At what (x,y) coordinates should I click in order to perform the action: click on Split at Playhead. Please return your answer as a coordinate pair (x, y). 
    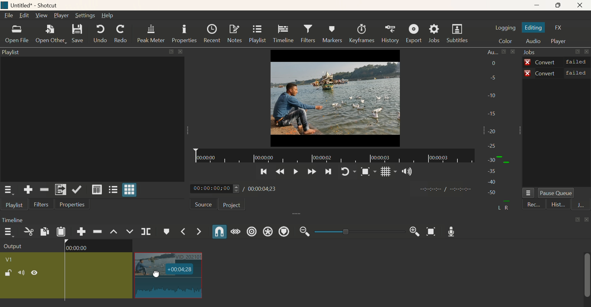
    Looking at the image, I should click on (145, 232).